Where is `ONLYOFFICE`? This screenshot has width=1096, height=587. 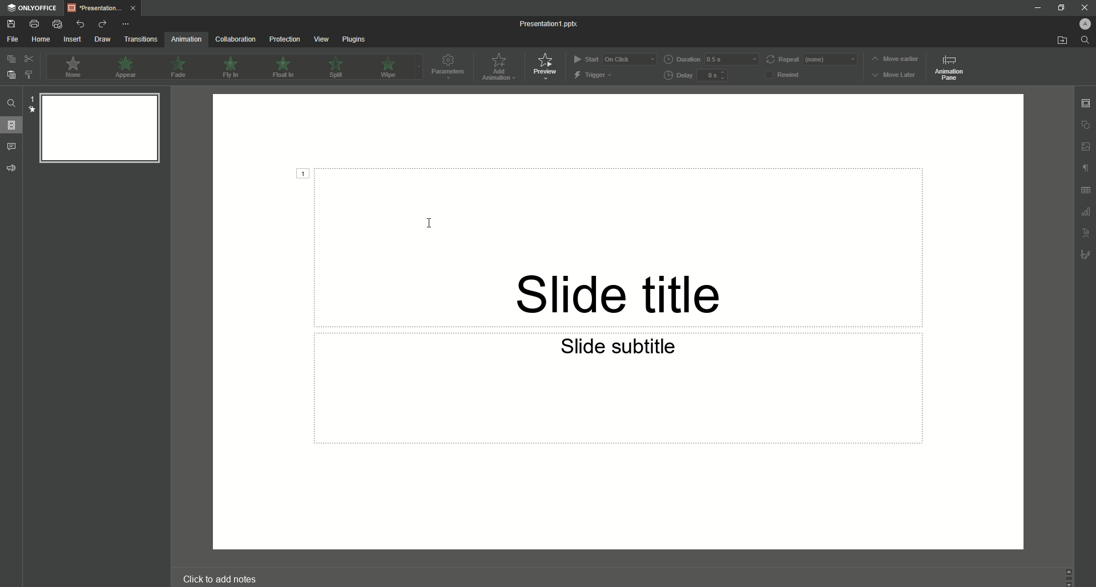 ONLYOFFICE is located at coordinates (34, 8).